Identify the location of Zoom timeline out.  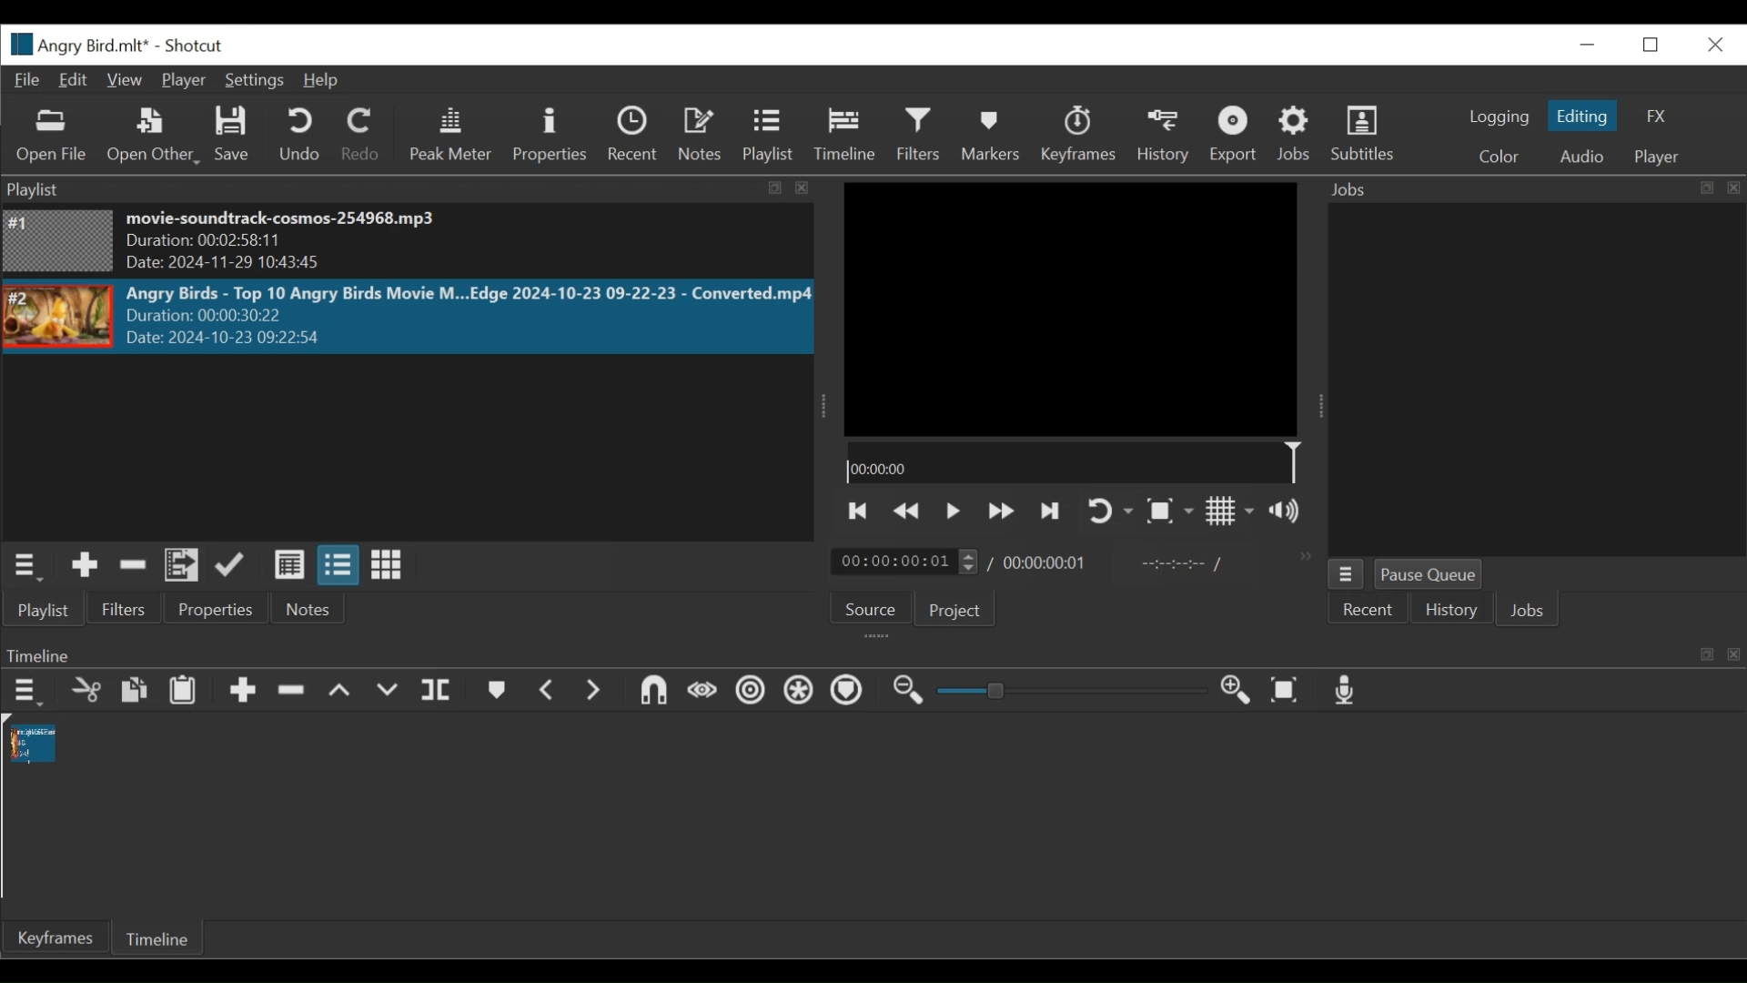
(914, 692).